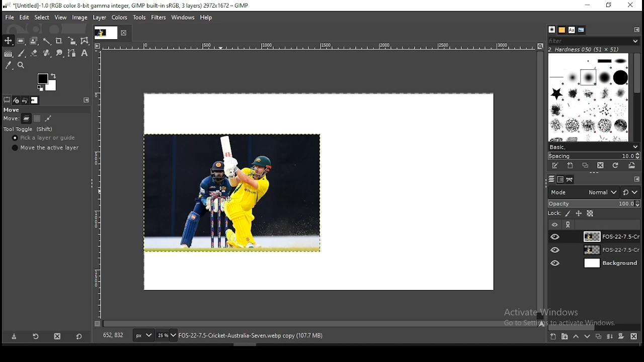 The height and width of the screenshot is (362, 644). What do you see at coordinates (35, 337) in the screenshot?
I see `restore tool preset` at bounding box center [35, 337].